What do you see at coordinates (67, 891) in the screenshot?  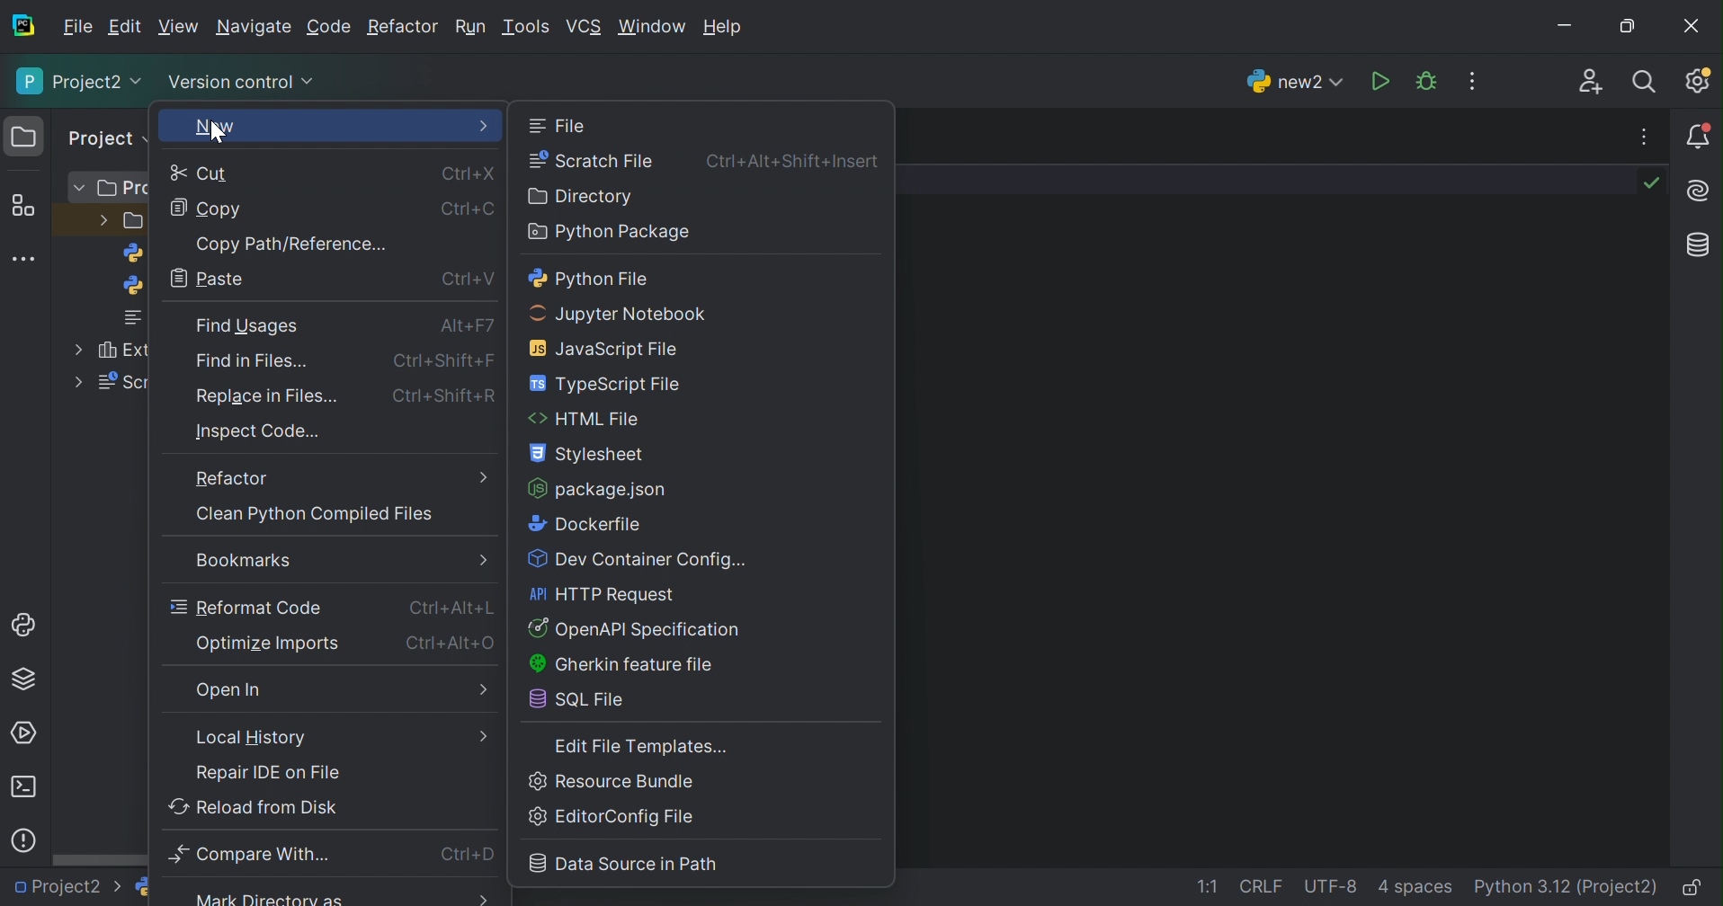 I see `Project2` at bounding box center [67, 891].